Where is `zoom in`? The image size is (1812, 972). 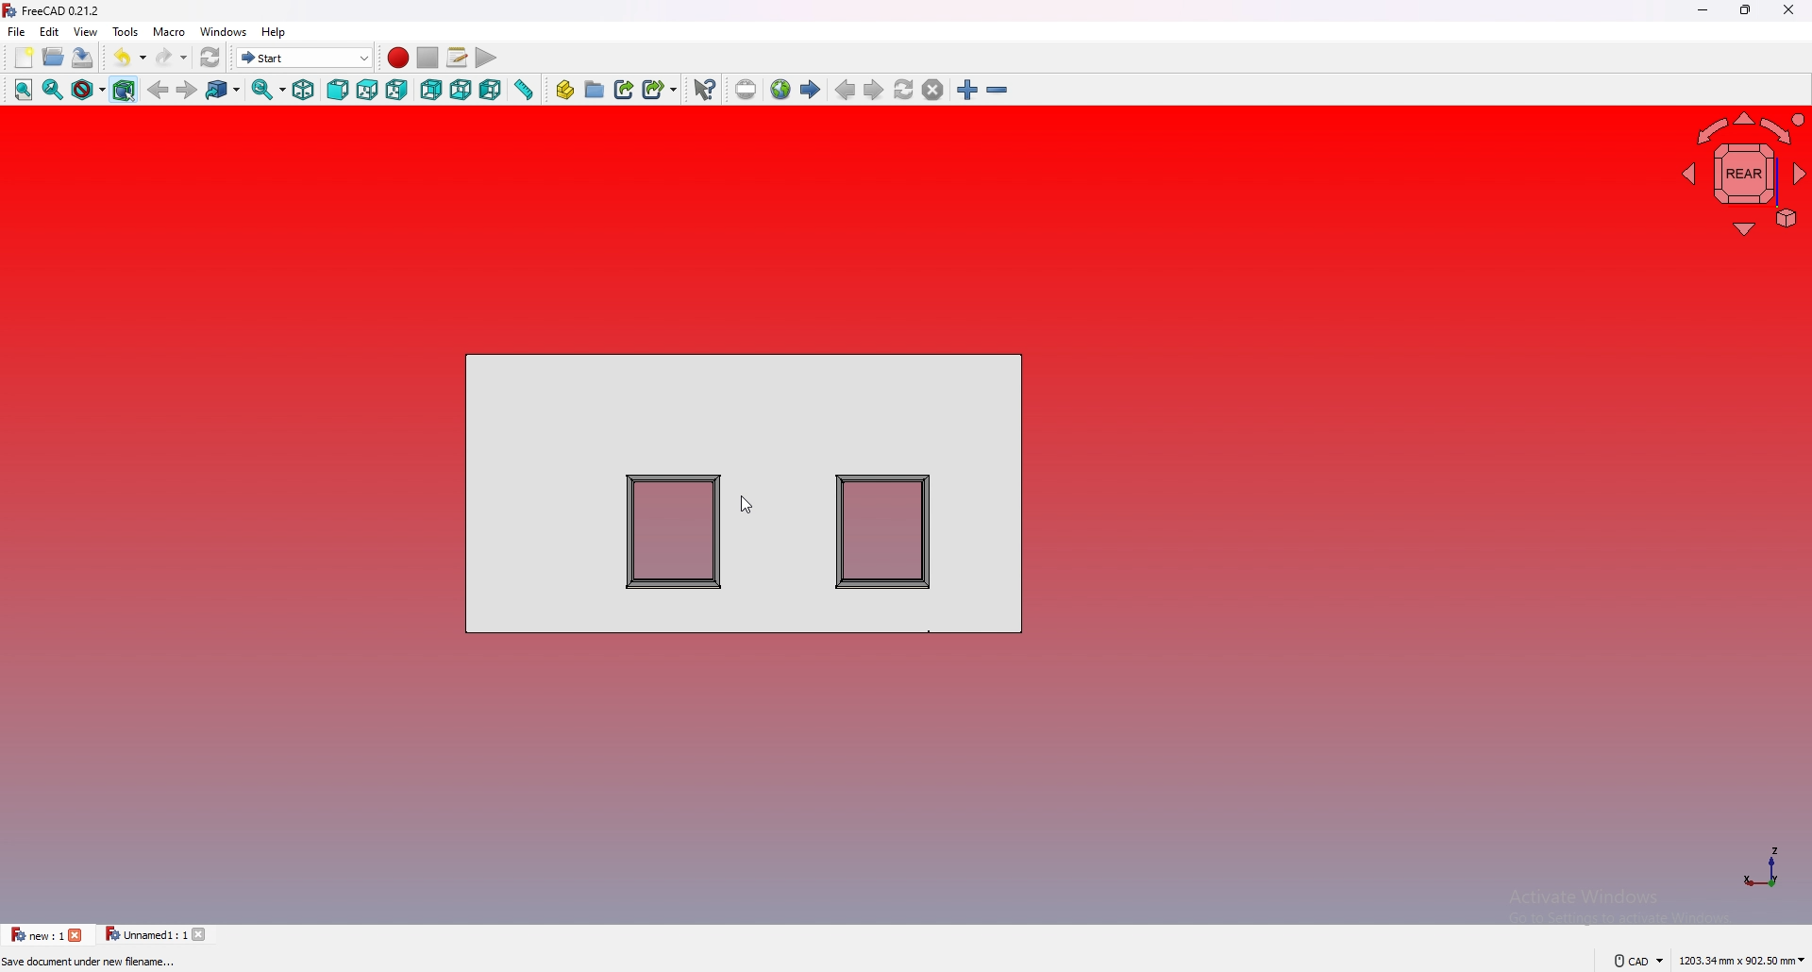
zoom in is located at coordinates (967, 90).